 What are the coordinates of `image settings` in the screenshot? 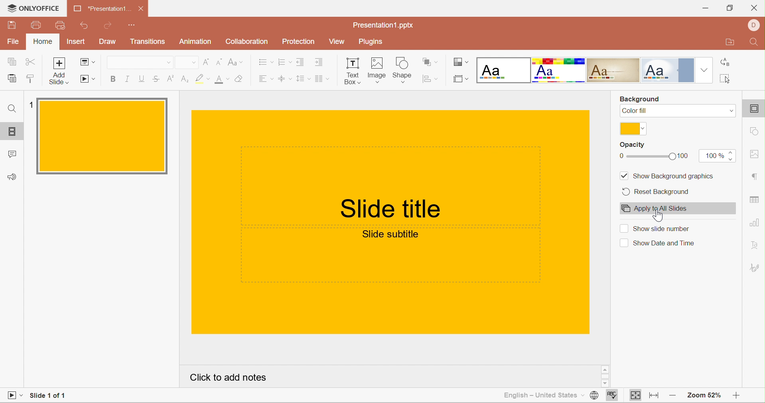 It's located at (756, 154).